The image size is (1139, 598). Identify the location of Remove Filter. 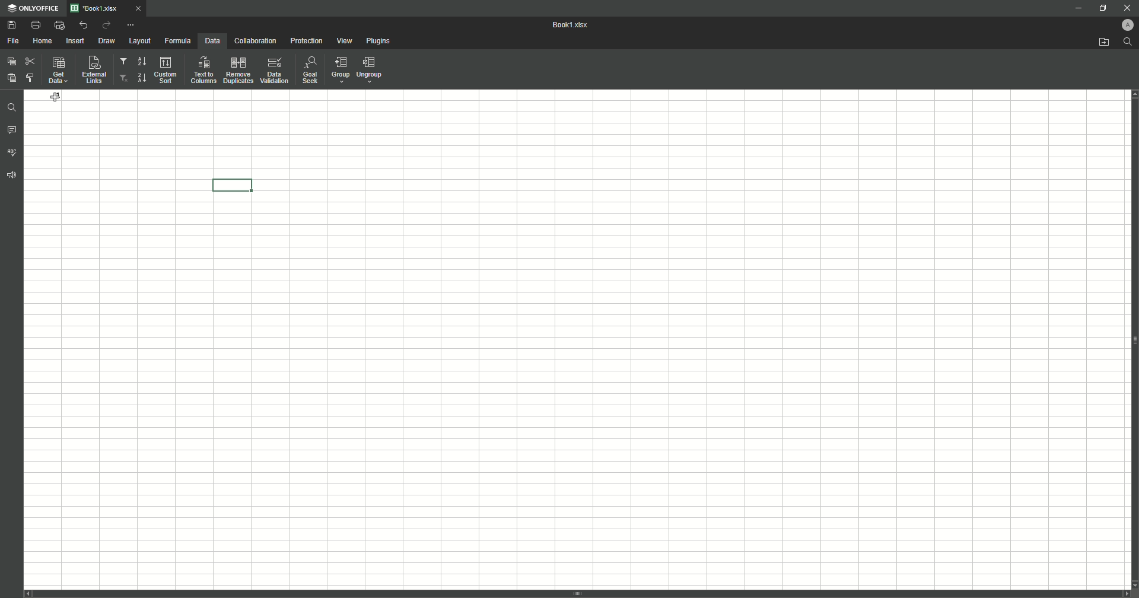
(124, 78).